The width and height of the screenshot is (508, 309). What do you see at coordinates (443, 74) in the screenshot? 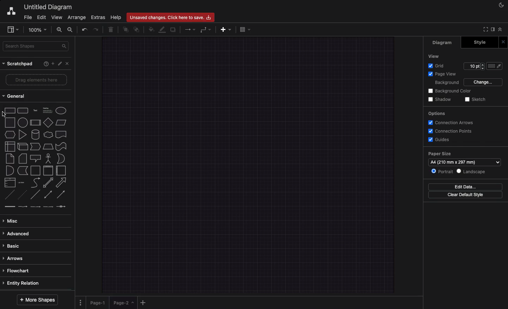
I see `Page view` at bounding box center [443, 74].